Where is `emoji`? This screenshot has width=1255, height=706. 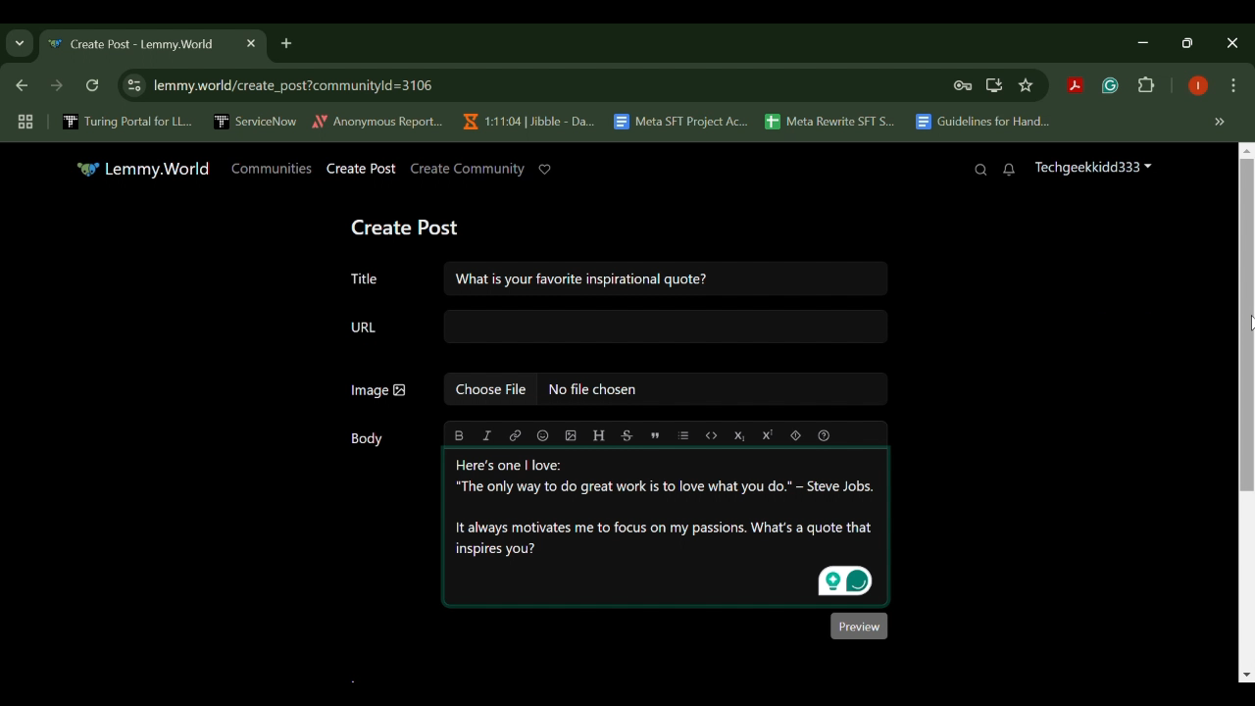 emoji is located at coordinates (541, 435).